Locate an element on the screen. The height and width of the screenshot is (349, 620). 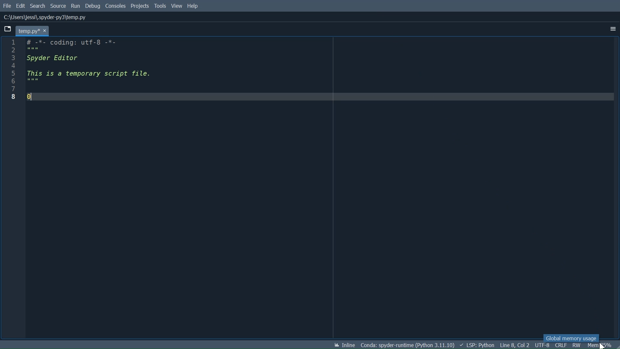
Browse Tabs is located at coordinates (7, 29).